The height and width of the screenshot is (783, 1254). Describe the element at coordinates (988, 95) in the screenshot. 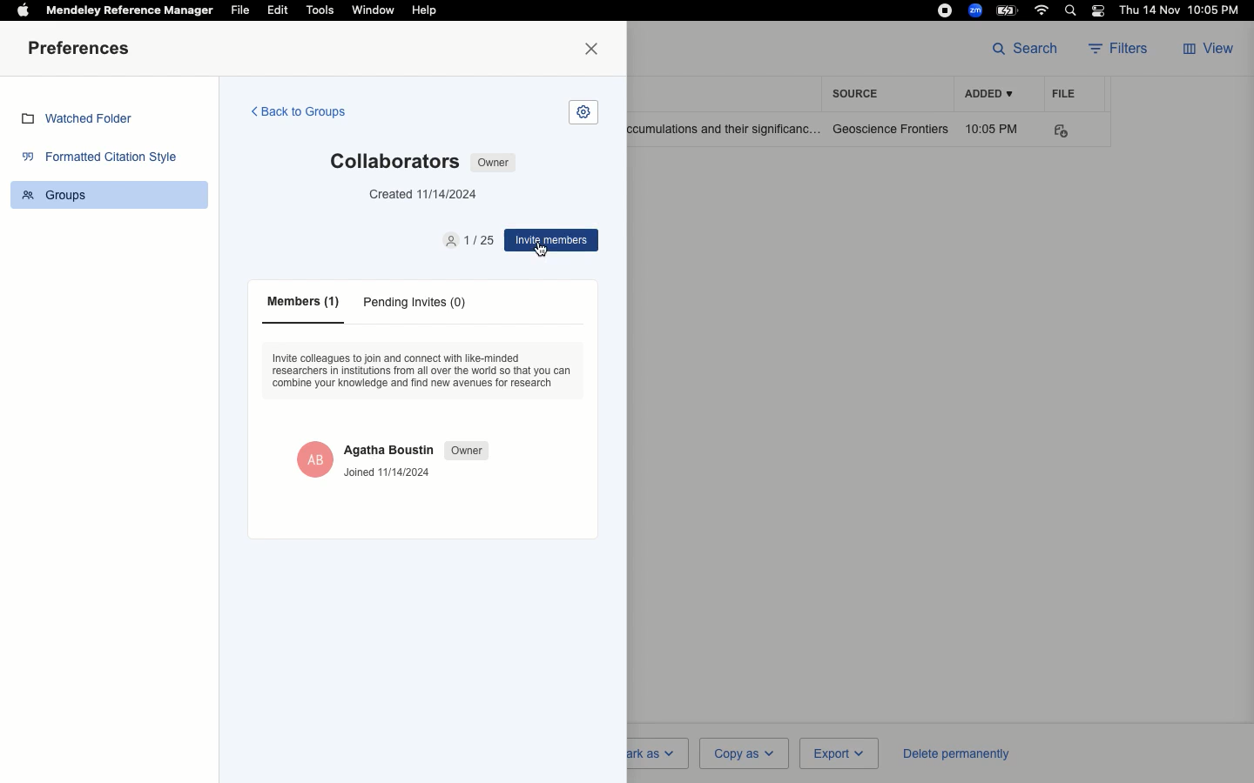

I see `Added` at that location.